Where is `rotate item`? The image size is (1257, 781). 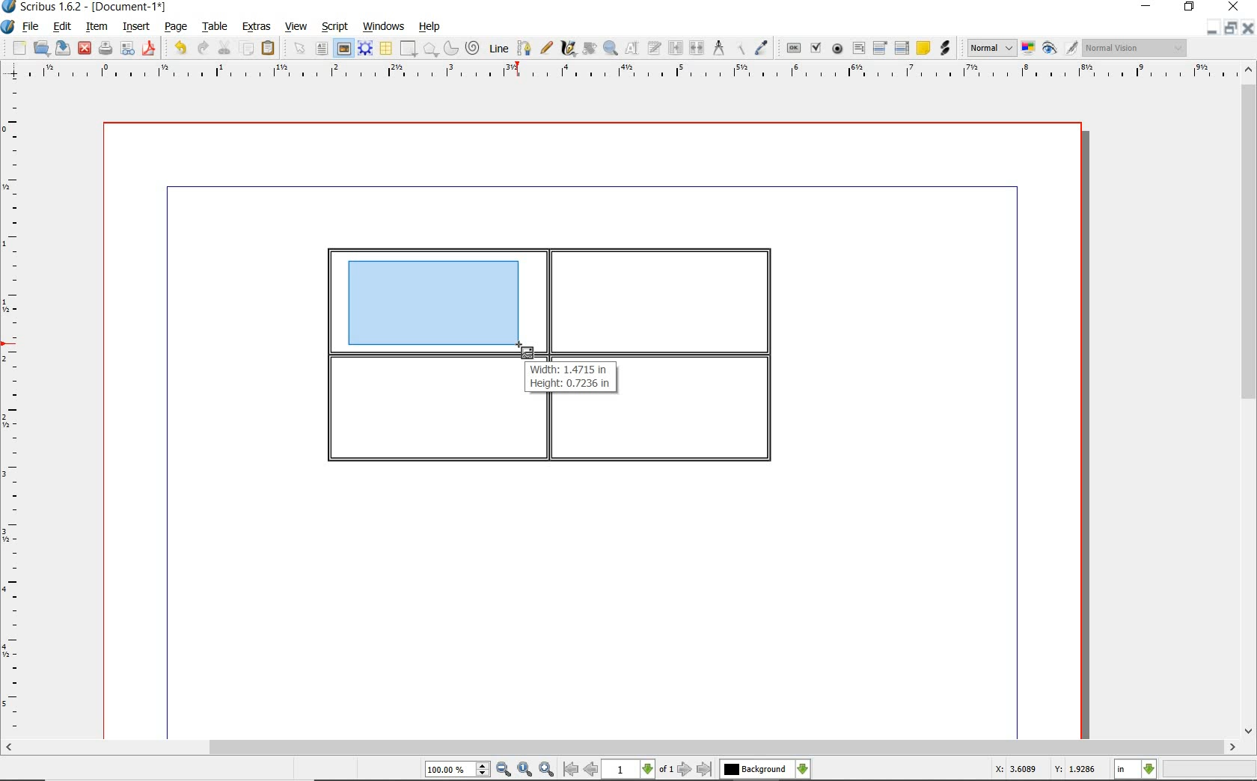 rotate item is located at coordinates (588, 49).